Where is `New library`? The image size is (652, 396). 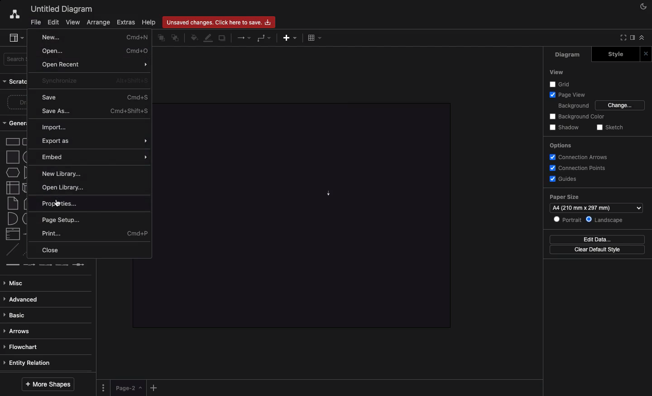
New library is located at coordinates (61, 174).